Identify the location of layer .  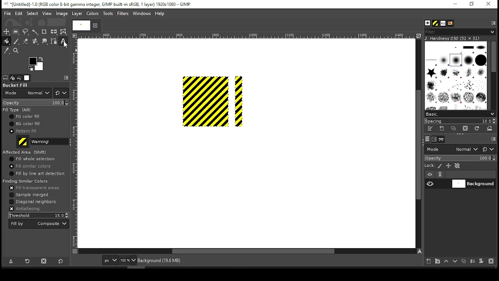
(473, 184).